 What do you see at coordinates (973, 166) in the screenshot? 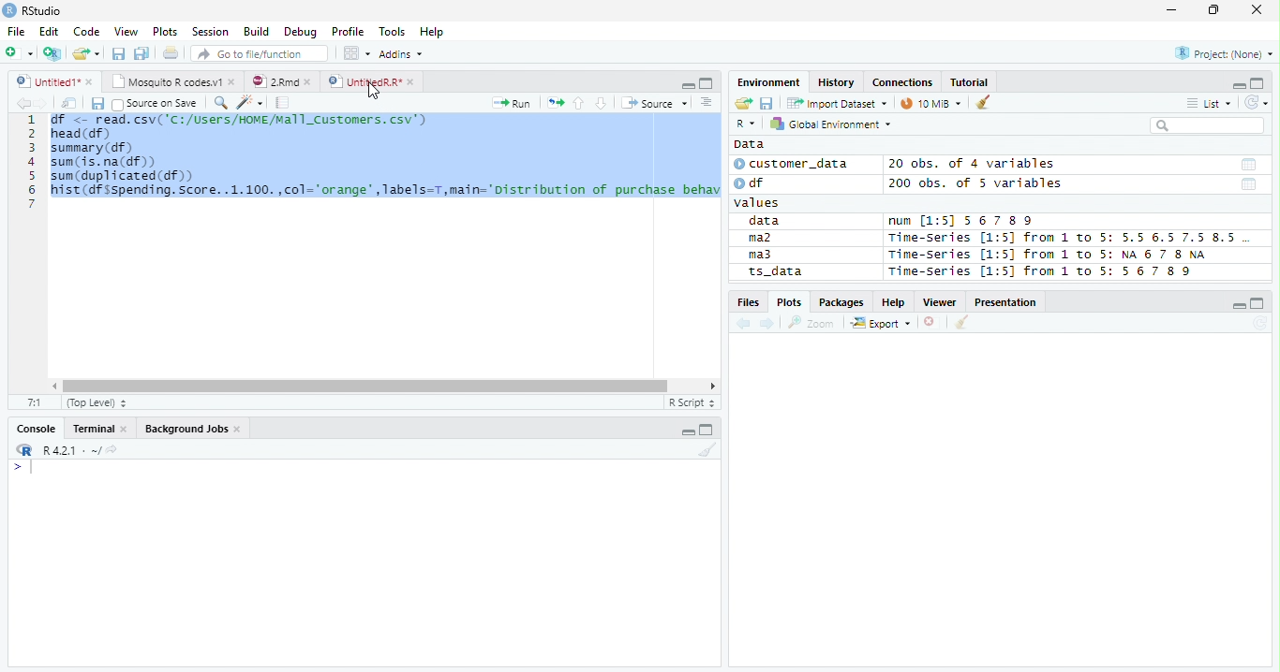
I see `20 obs. of 4 variables` at bounding box center [973, 166].